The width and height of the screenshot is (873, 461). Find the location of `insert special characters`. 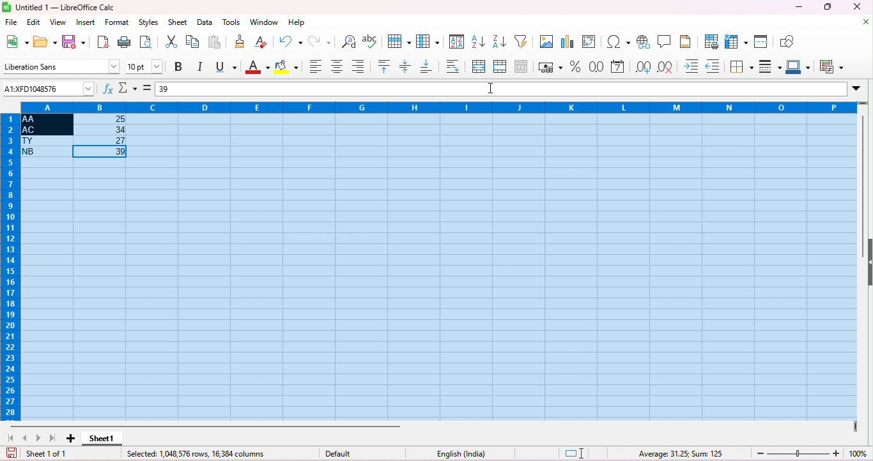

insert special characters is located at coordinates (619, 42).